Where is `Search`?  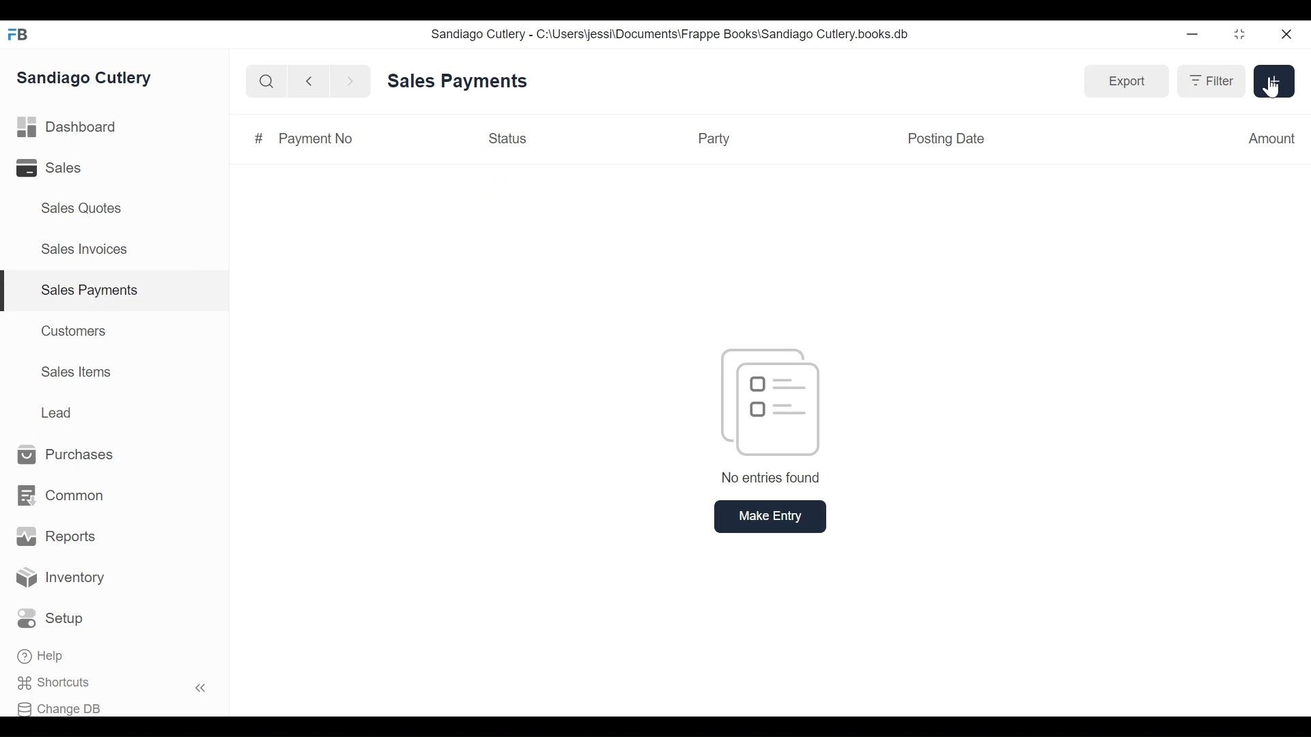 Search is located at coordinates (264, 81).